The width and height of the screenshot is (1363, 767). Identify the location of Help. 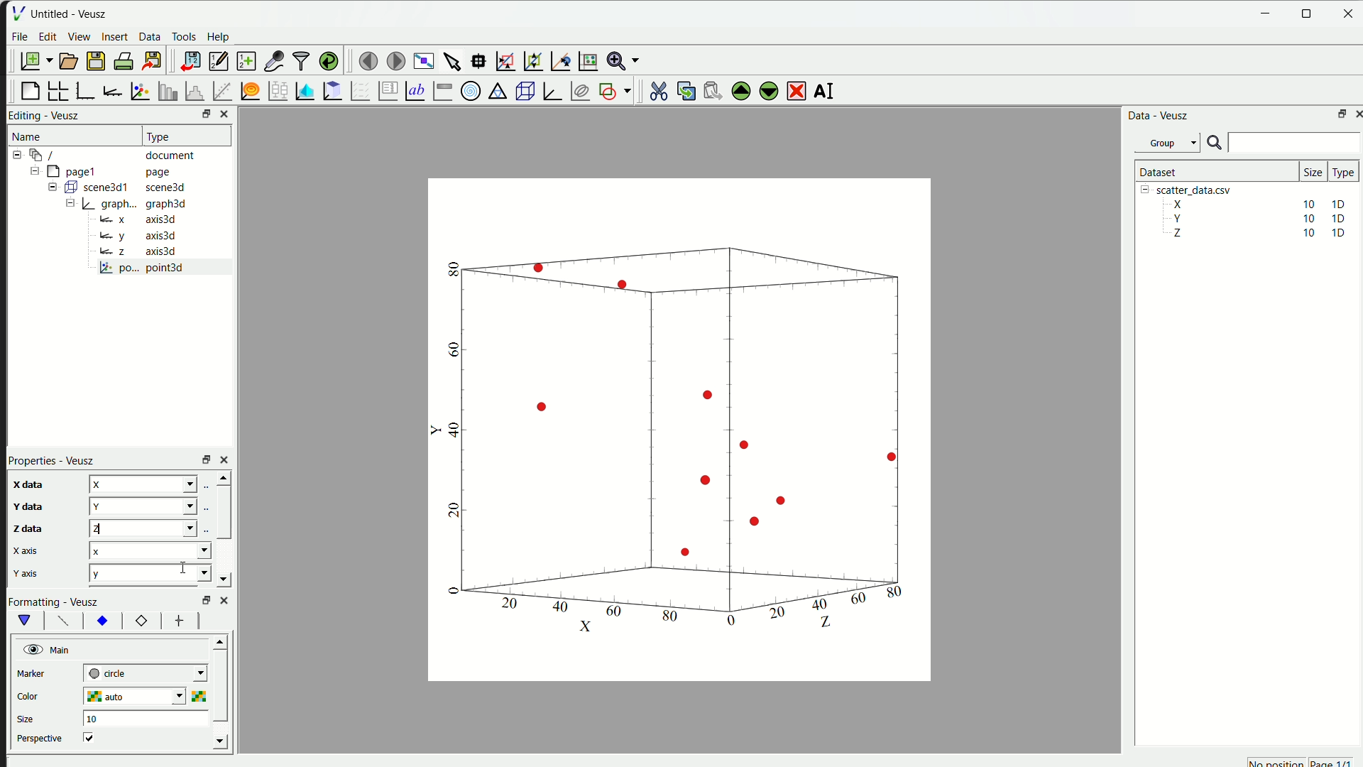
(218, 36).